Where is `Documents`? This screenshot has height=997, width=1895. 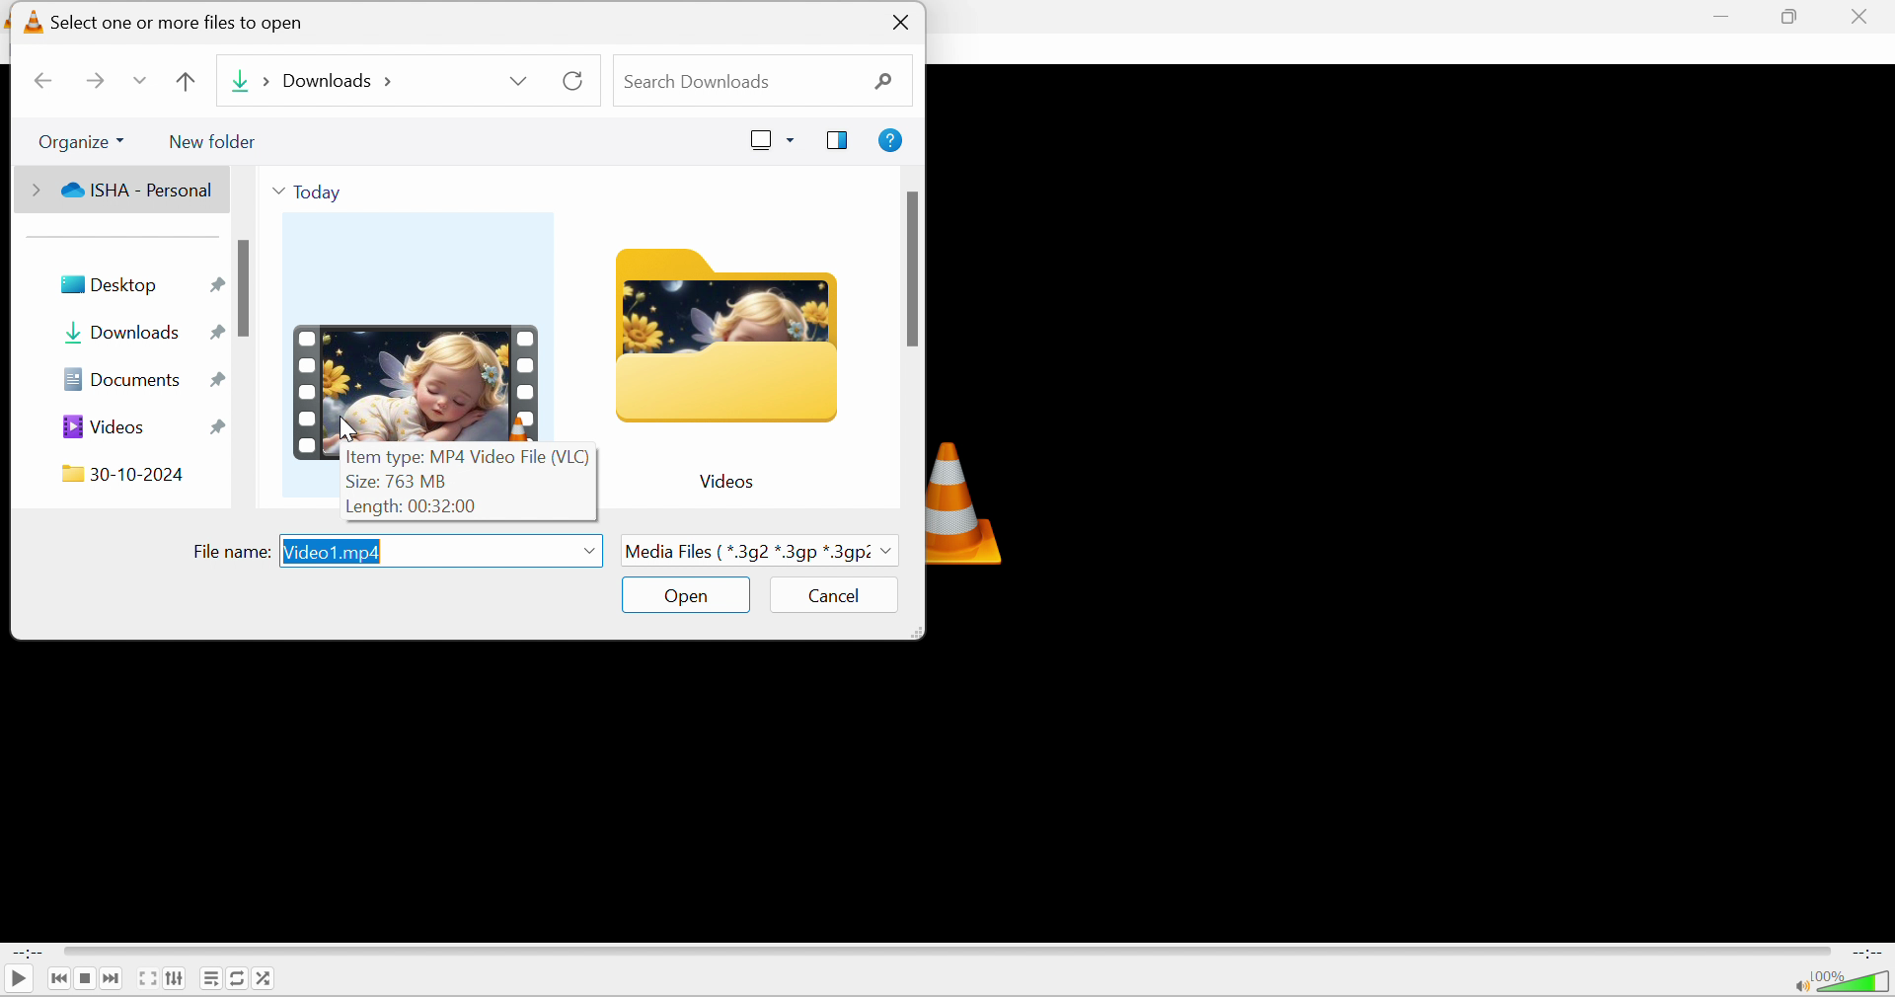 Documents is located at coordinates (120, 382).